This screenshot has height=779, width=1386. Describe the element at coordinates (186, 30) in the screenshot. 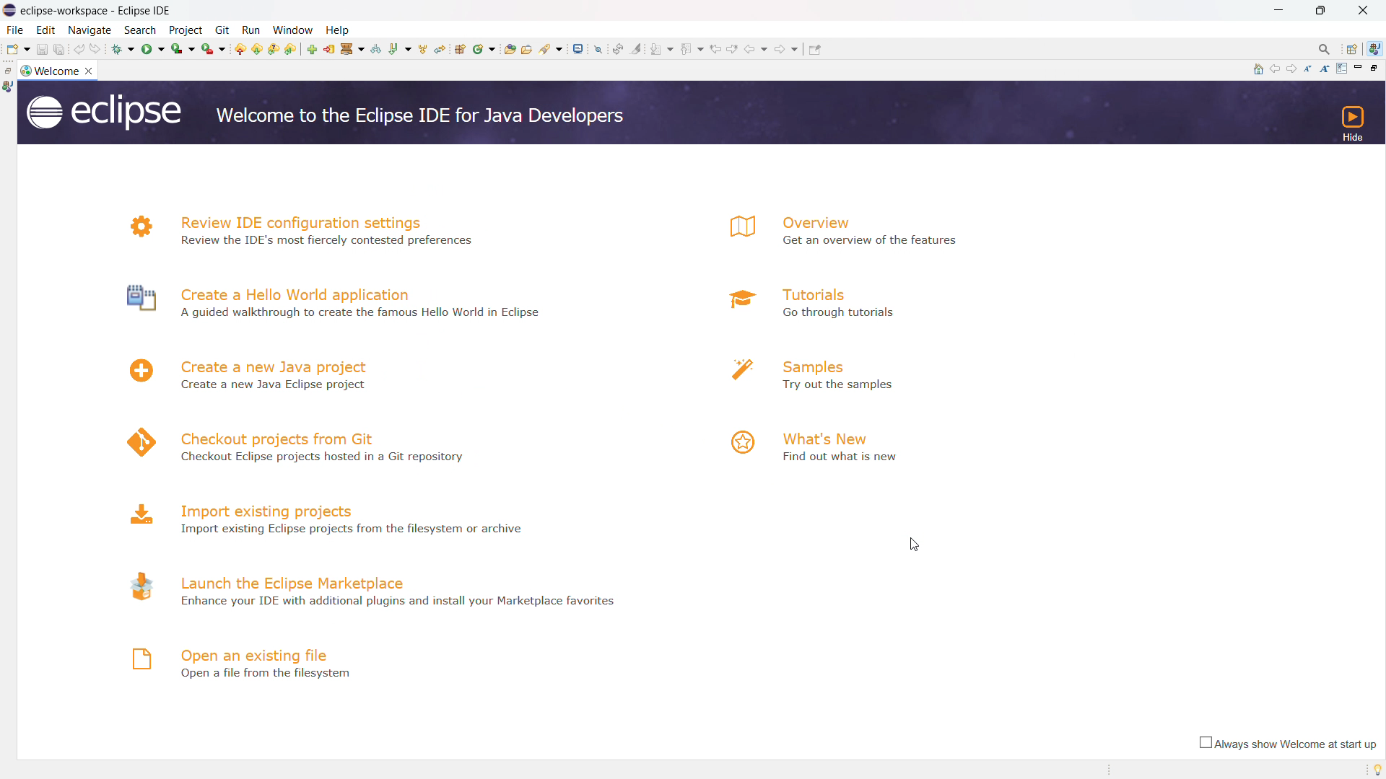

I see `project` at that location.